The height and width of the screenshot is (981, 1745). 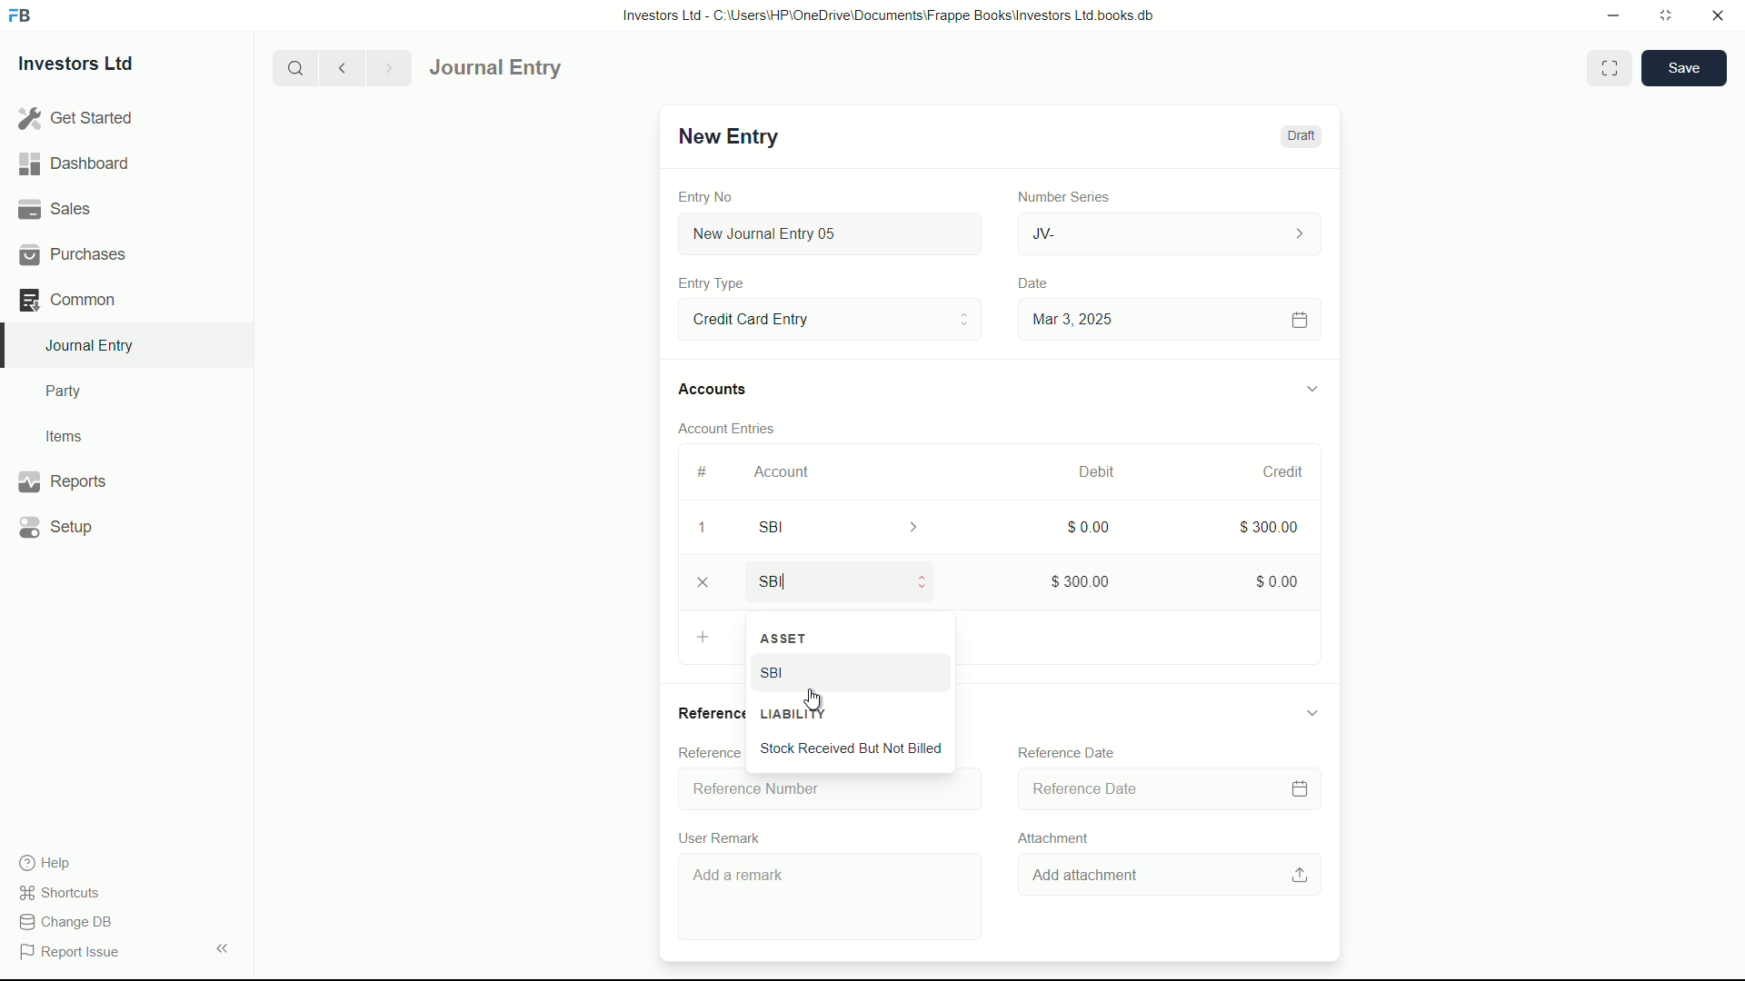 I want to click on $300.00, so click(x=1077, y=580).